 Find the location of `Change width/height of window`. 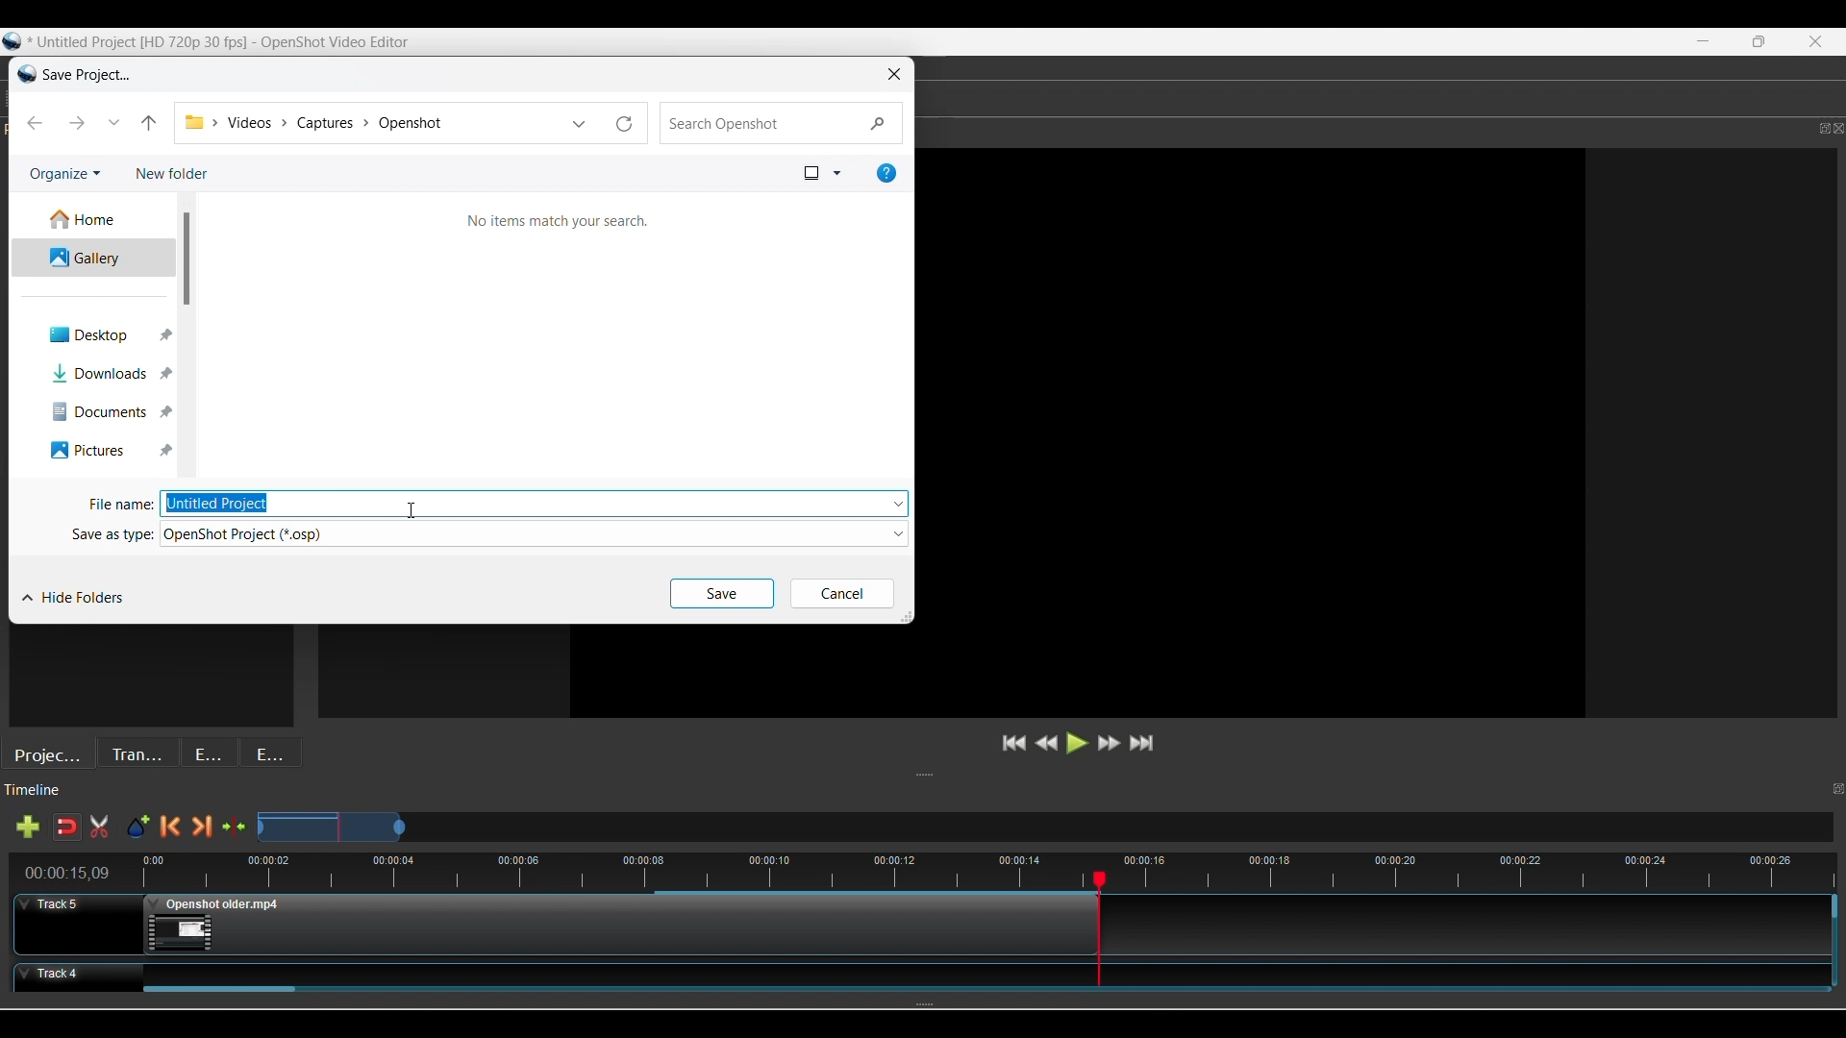

Change width/height of window is located at coordinates (907, 617).